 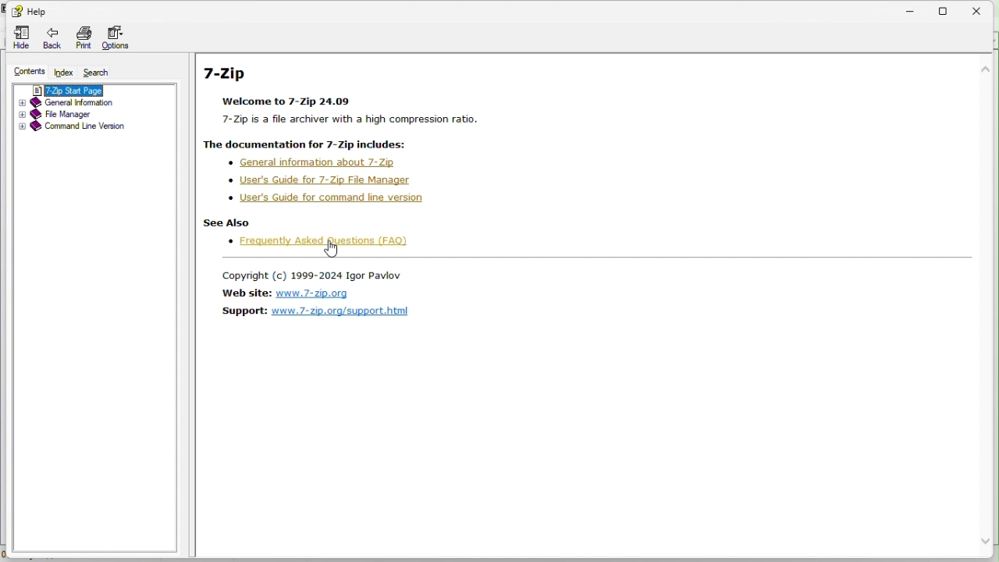 What do you see at coordinates (333, 250) in the screenshot?
I see `cursor` at bounding box center [333, 250].